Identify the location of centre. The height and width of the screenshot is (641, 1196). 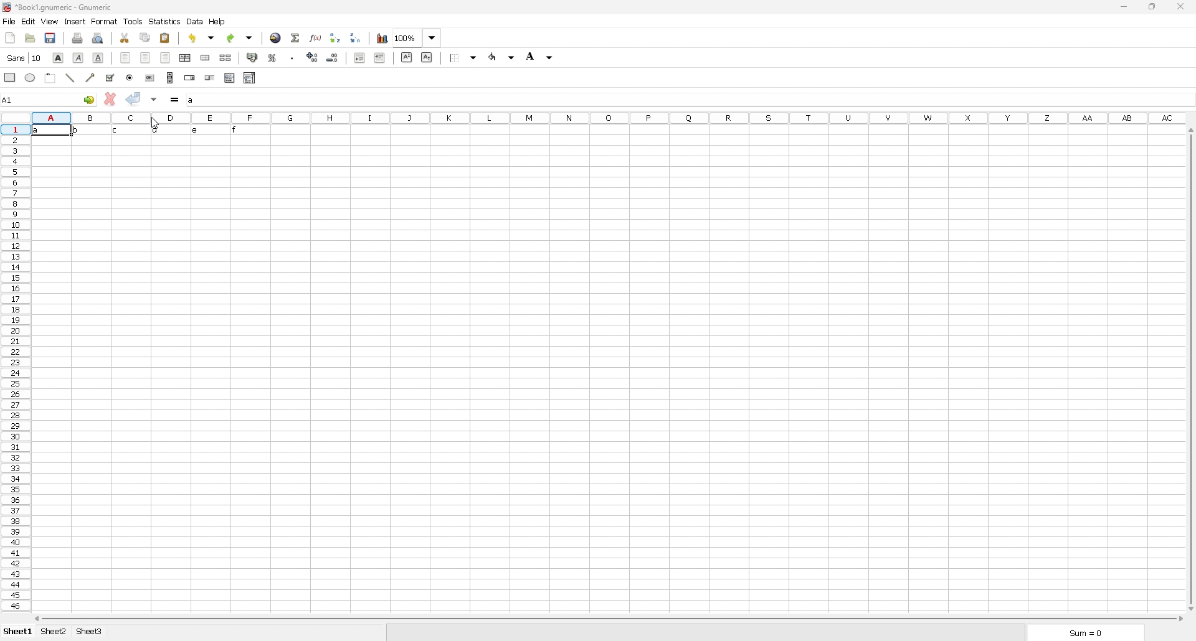
(145, 57).